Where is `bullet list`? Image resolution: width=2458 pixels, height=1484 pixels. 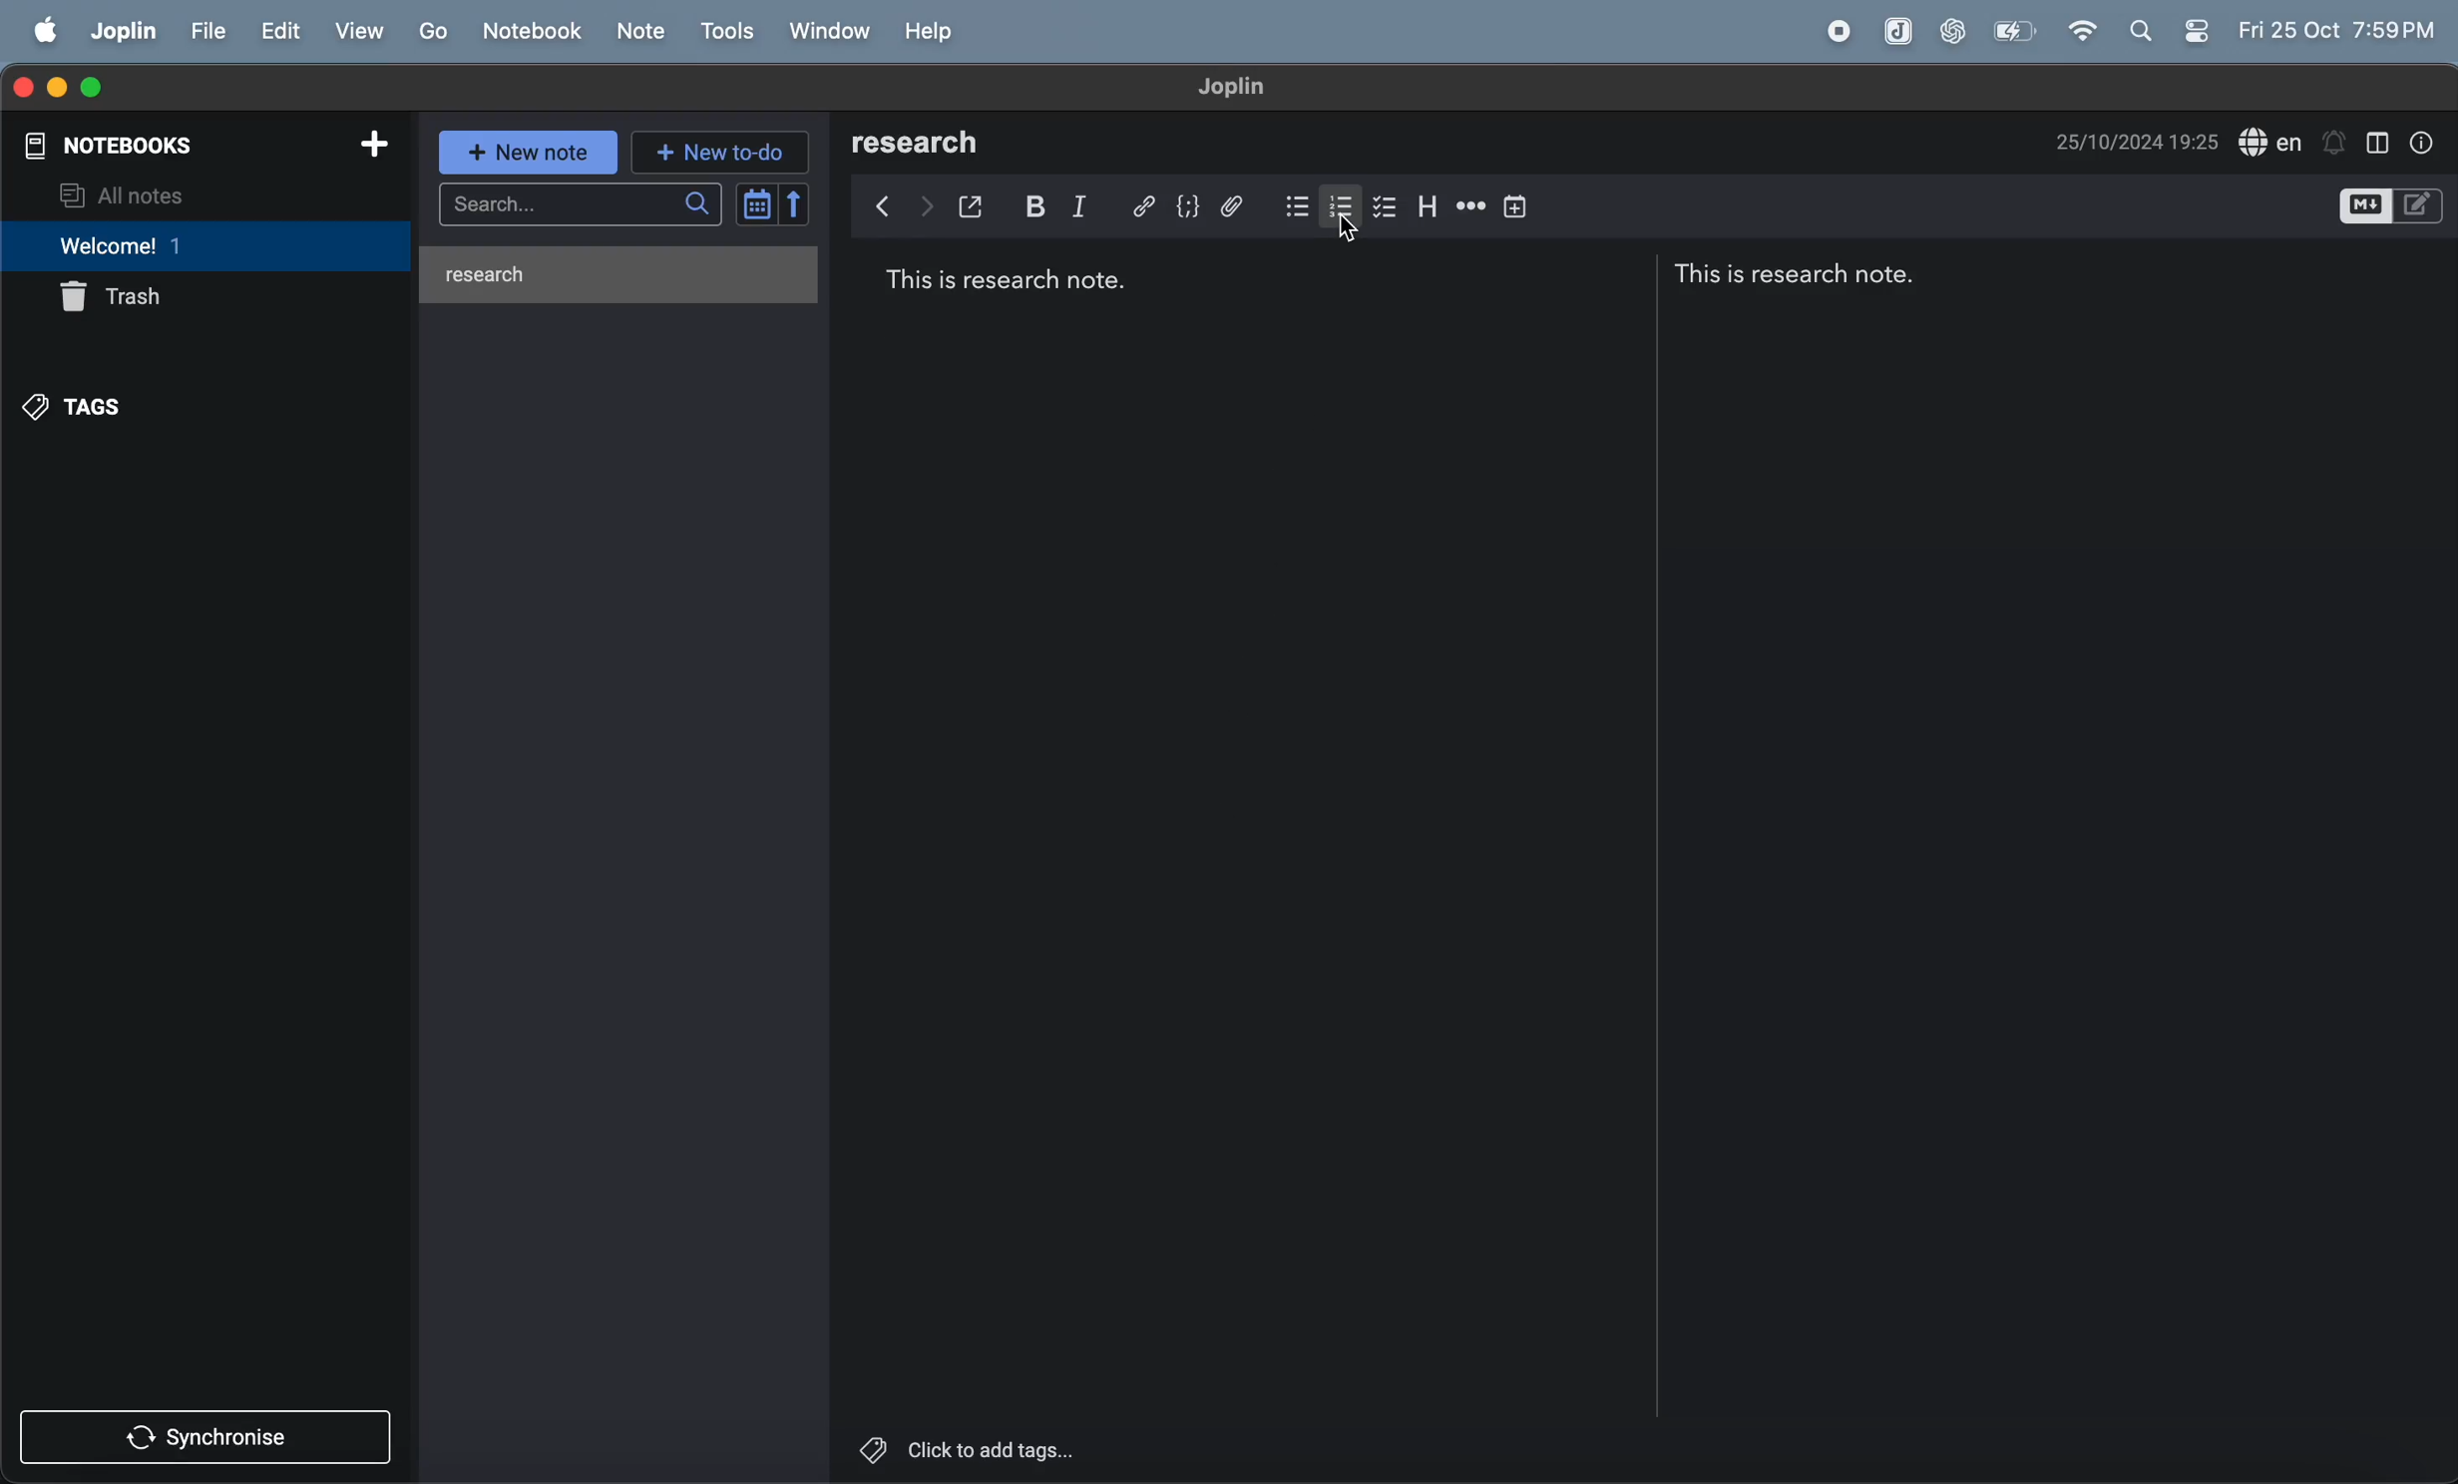 bullet list is located at coordinates (1293, 204).